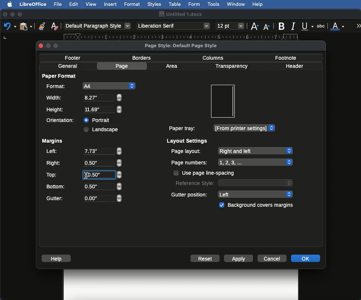 The height and width of the screenshot is (300, 361). What do you see at coordinates (215, 57) in the screenshot?
I see `Columns` at bounding box center [215, 57].